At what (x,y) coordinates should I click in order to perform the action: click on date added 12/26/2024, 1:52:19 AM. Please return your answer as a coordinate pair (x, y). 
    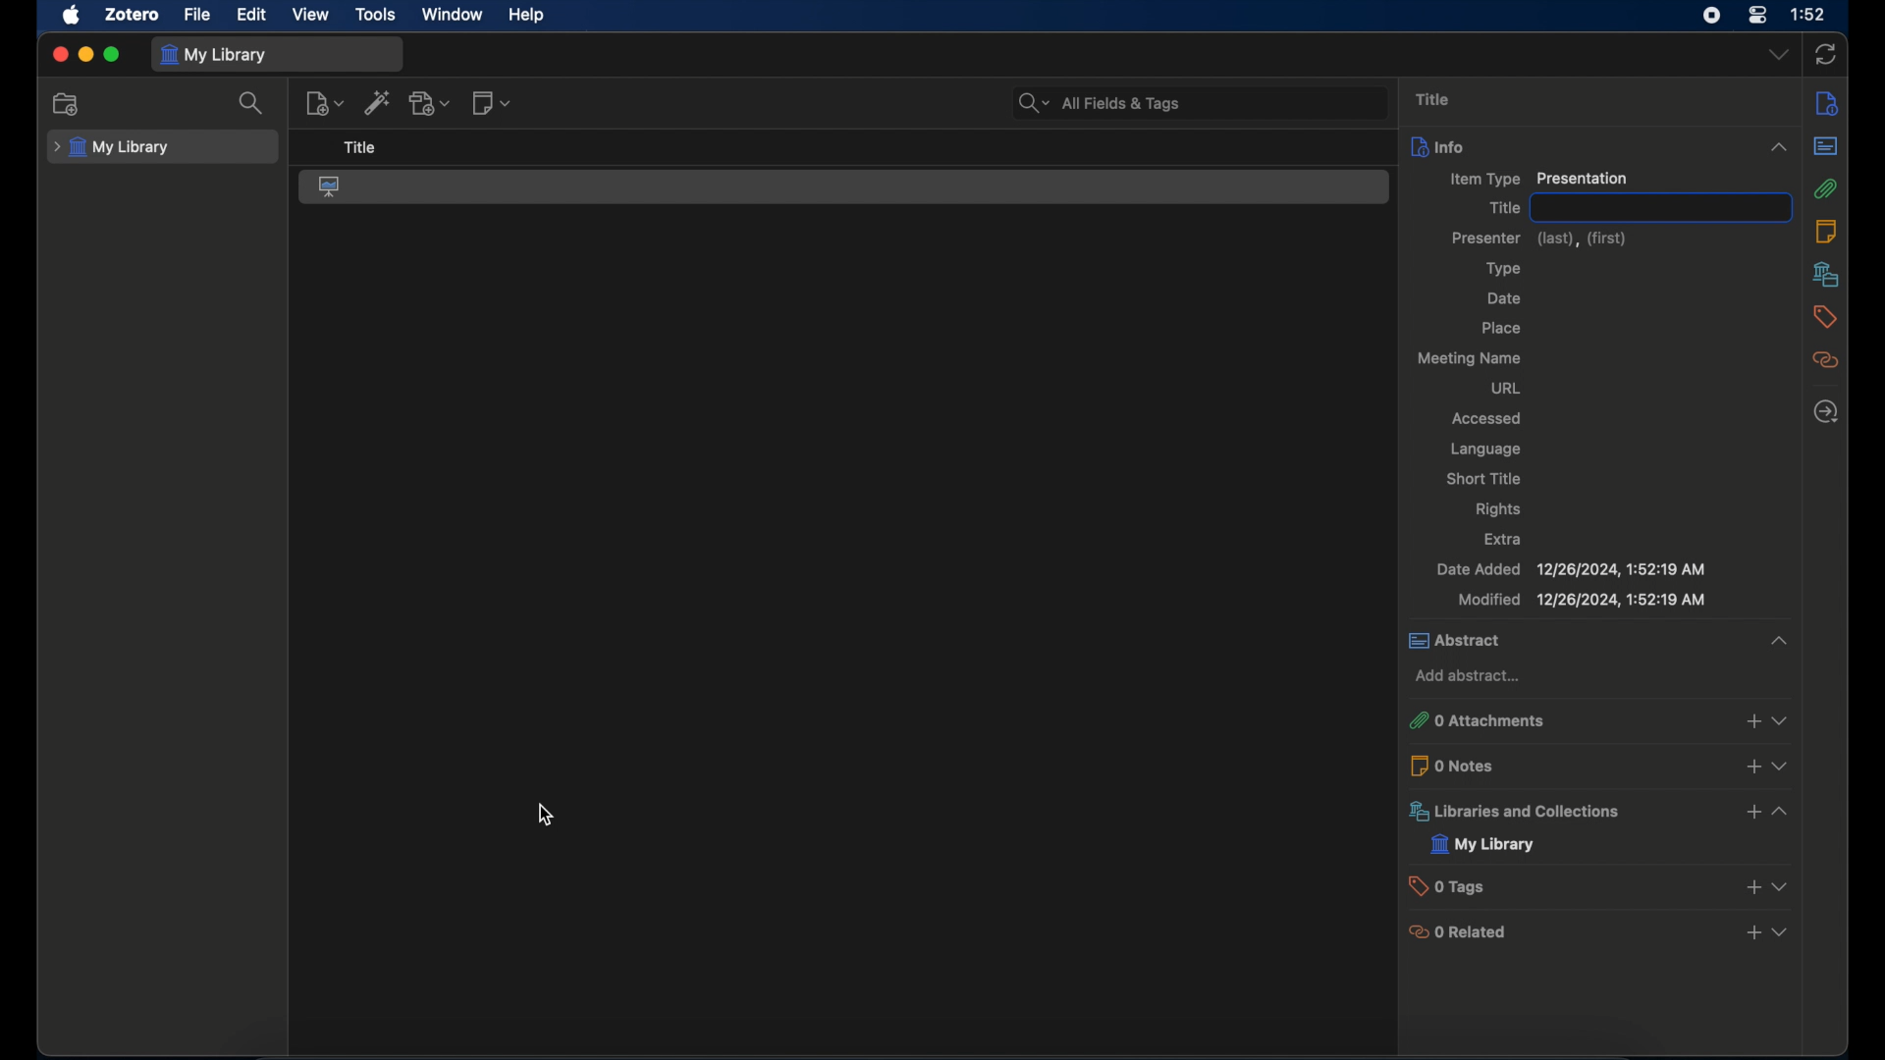
    Looking at the image, I should click on (1569, 569).